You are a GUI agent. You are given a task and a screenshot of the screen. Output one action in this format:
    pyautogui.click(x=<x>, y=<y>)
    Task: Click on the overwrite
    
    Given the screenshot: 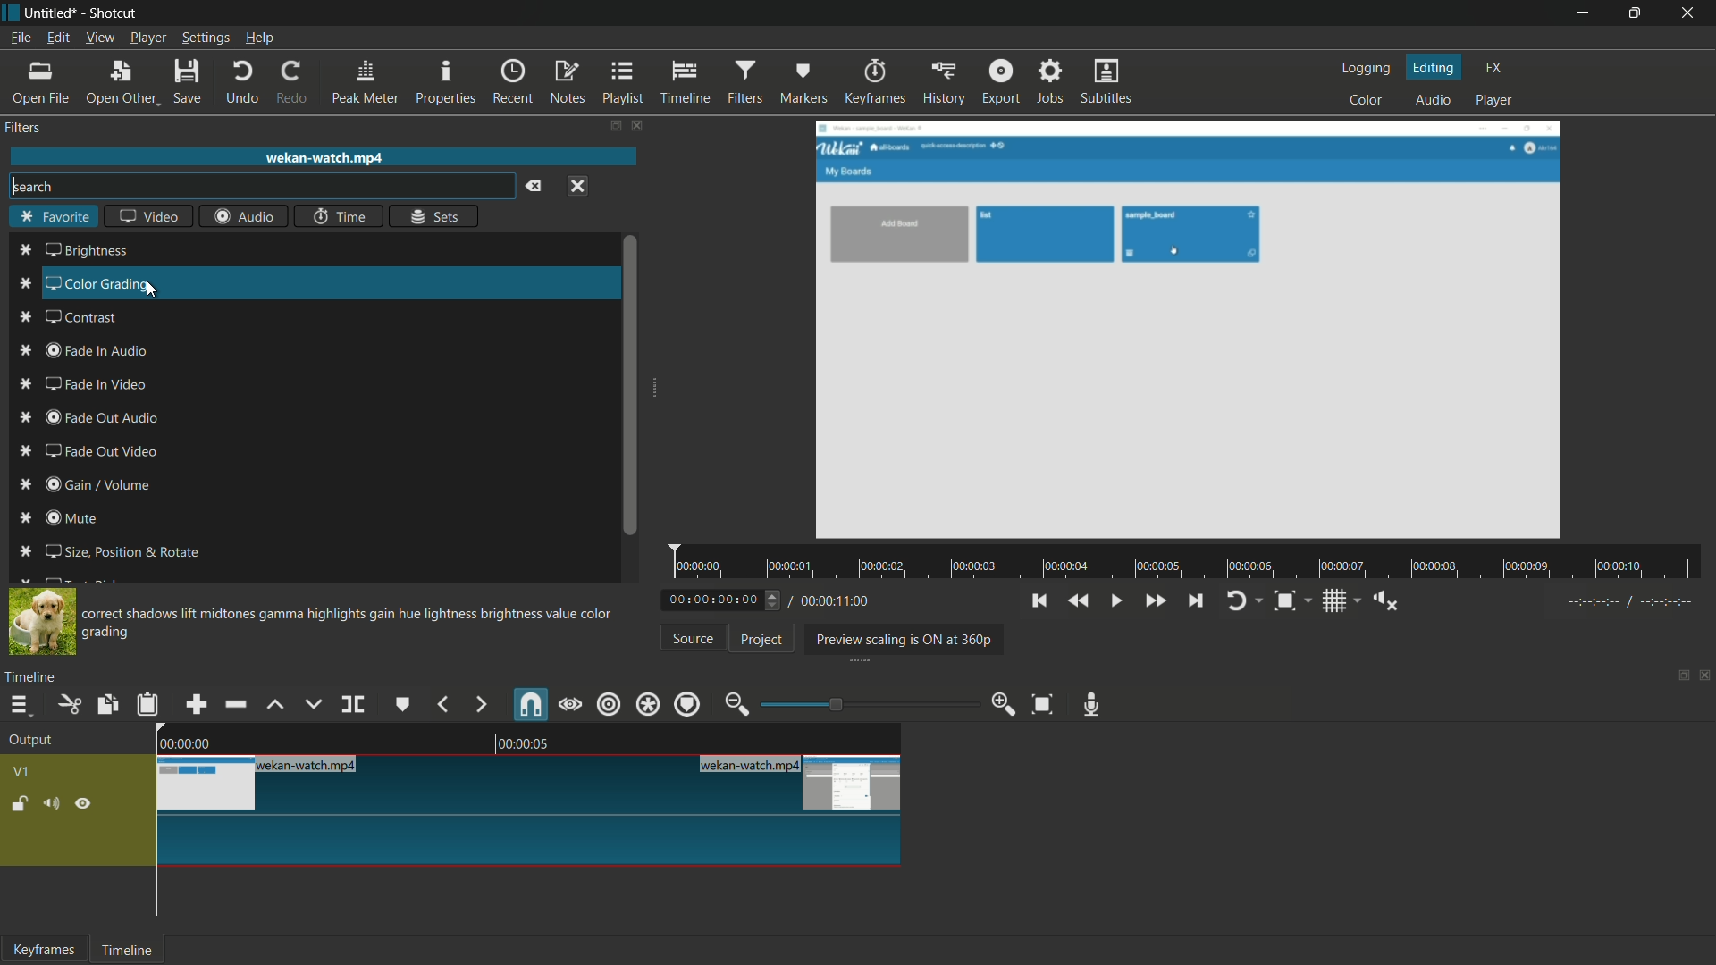 What is the action you would take?
    pyautogui.click(x=313, y=703)
    